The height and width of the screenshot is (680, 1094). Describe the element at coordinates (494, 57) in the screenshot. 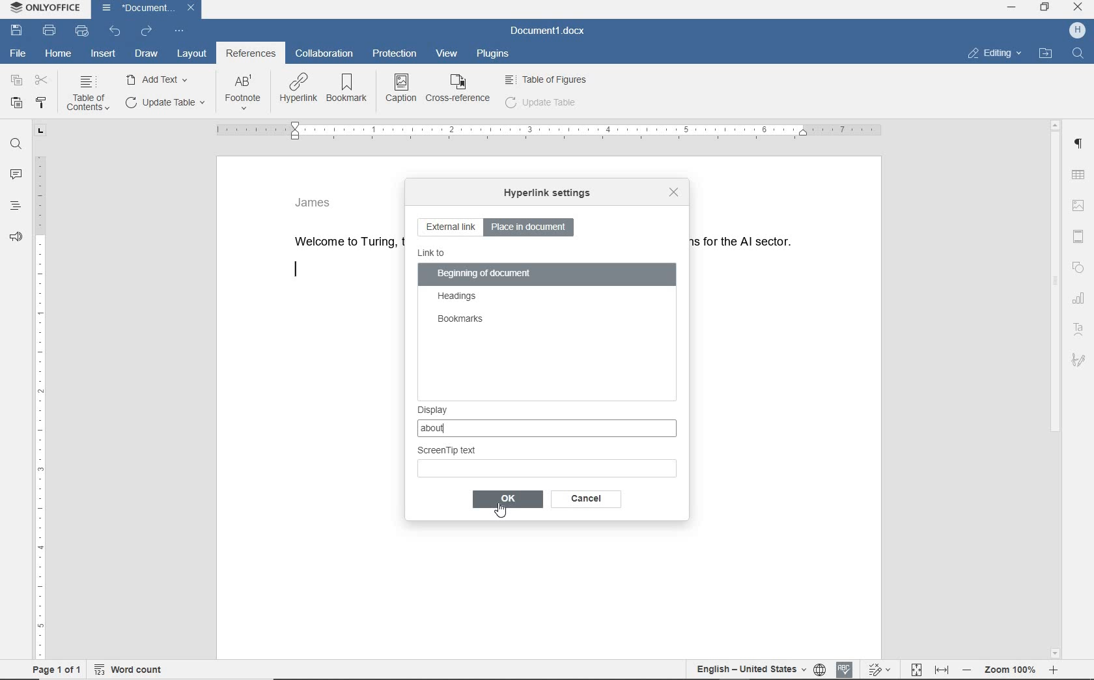

I see `plugins` at that location.